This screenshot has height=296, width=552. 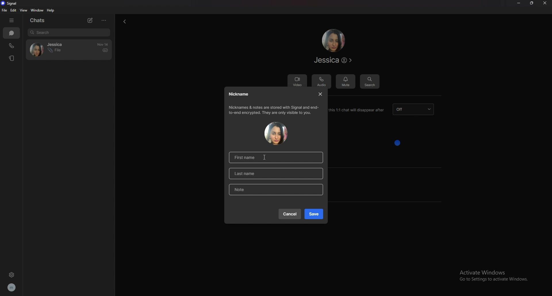 What do you see at coordinates (546, 3) in the screenshot?
I see `close` at bounding box center [546, 3].